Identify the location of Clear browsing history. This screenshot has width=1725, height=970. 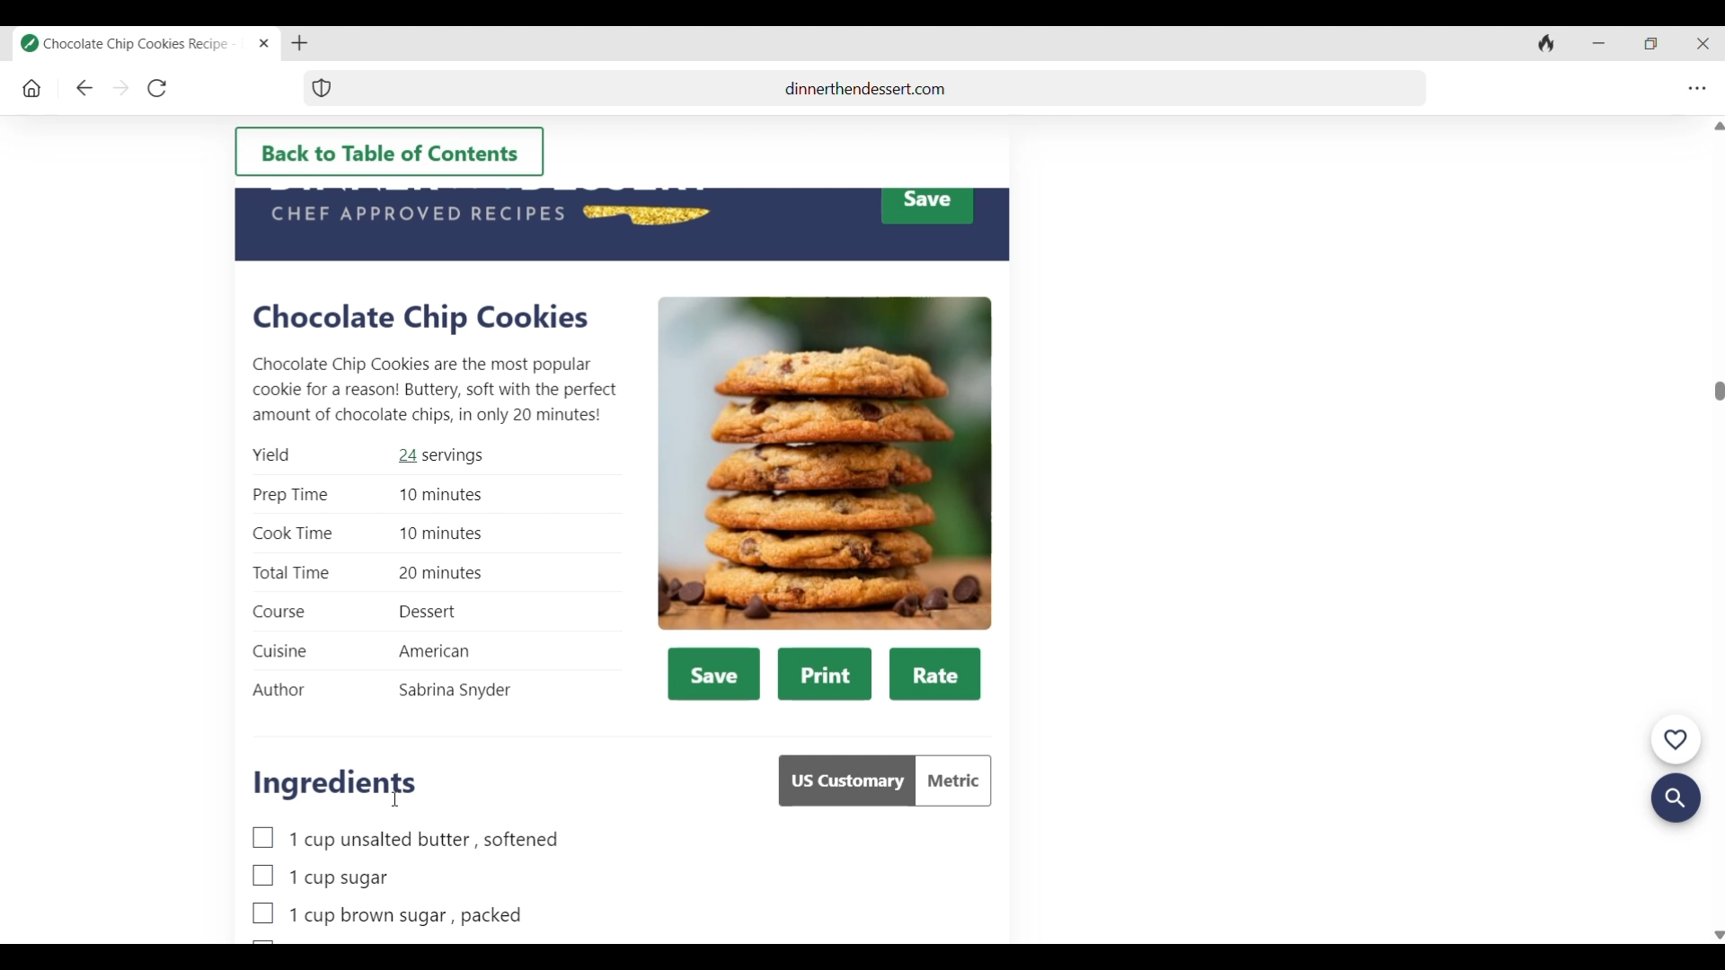
(1543, 45).